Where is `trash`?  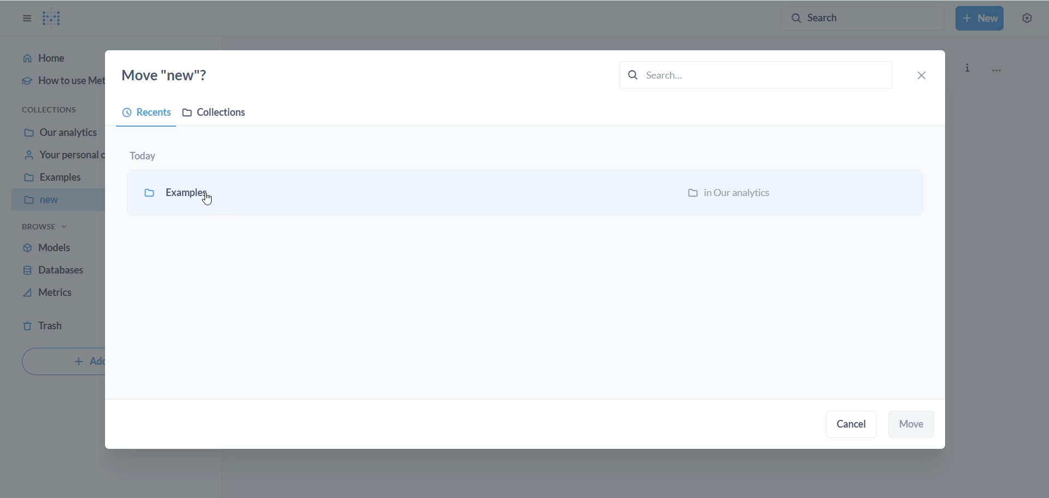 trash is located at coordinates (54, 327).